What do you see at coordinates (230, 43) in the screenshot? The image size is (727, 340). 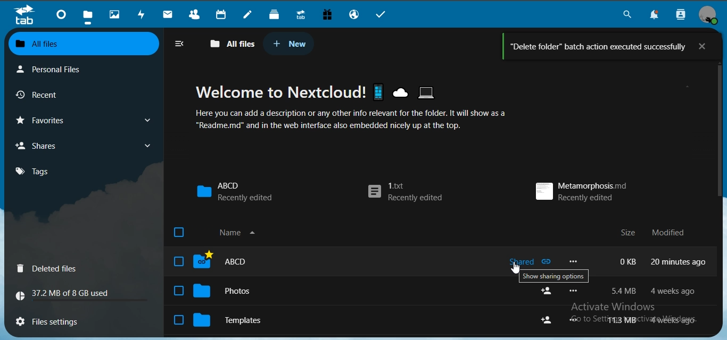 I see `all files` at bounding box center [230, 43].